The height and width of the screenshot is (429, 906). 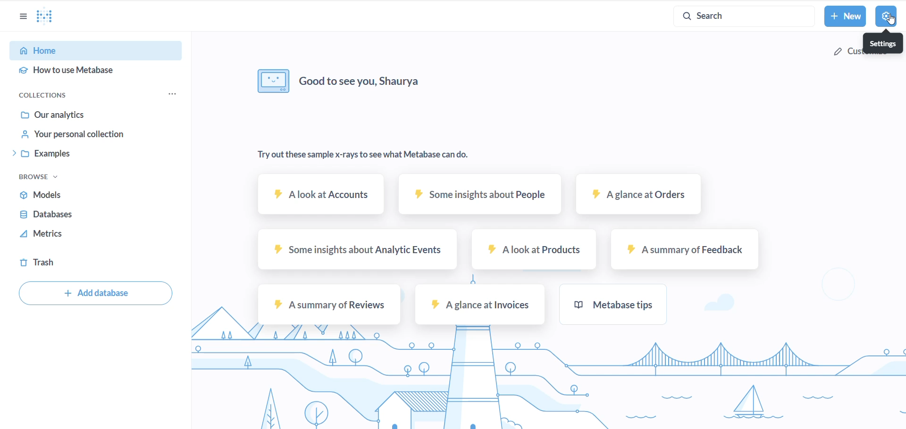 I want to click on Text, so click(x=363, y=155).